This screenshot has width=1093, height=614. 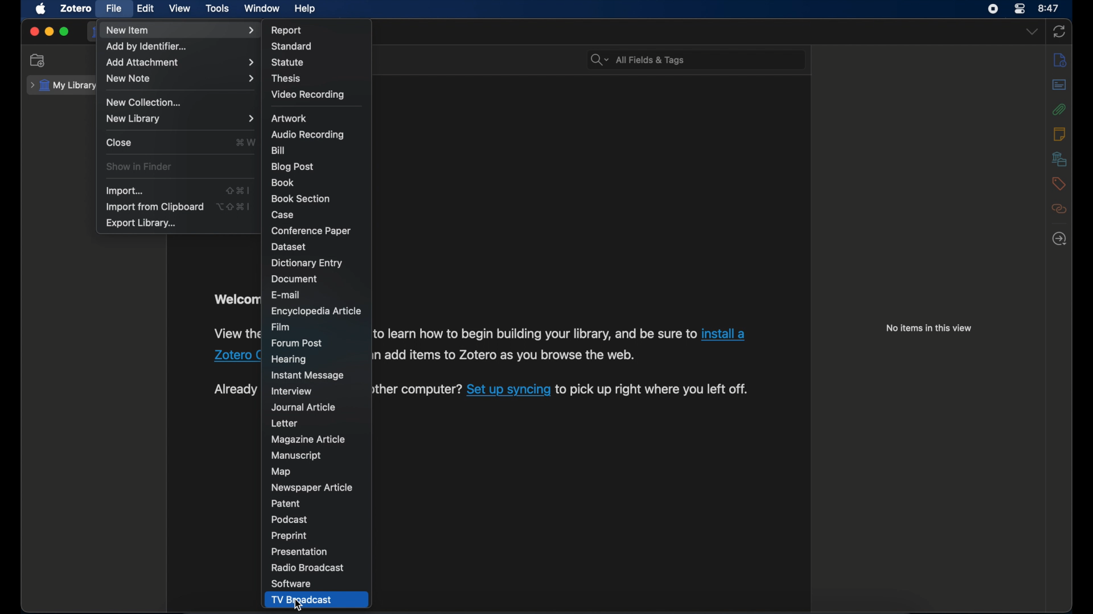 What do you see at coordinates (49, 32) in the screenshot?
I see `minimize` at bounding box center [49, 32].